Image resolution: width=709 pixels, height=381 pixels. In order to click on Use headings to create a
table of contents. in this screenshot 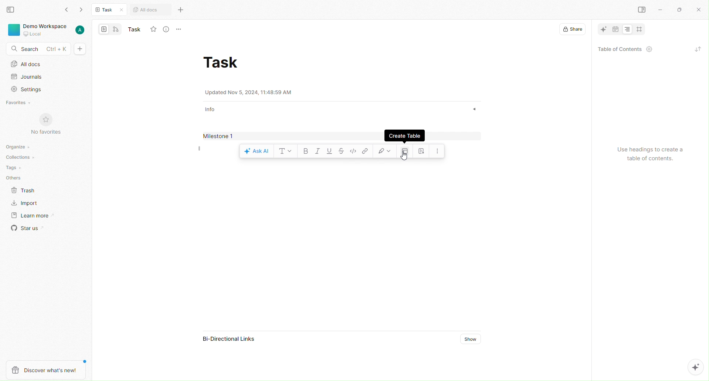, I will do `click(648, 153)`.